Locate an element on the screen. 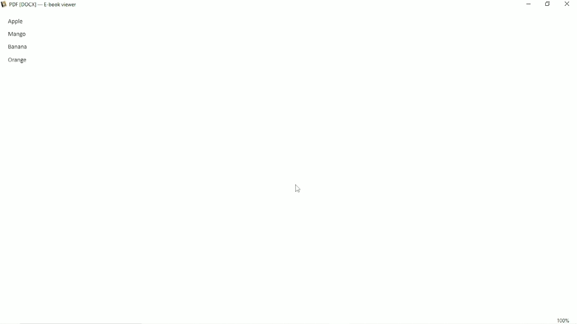 This screenshot has height=324, width=577. Apple is located at coordinates (20, 21).